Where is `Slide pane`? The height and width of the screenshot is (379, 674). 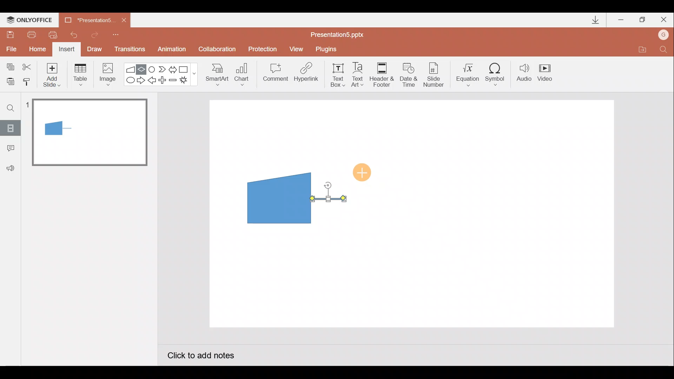 Slide pane is located at coordinates (91, 203).